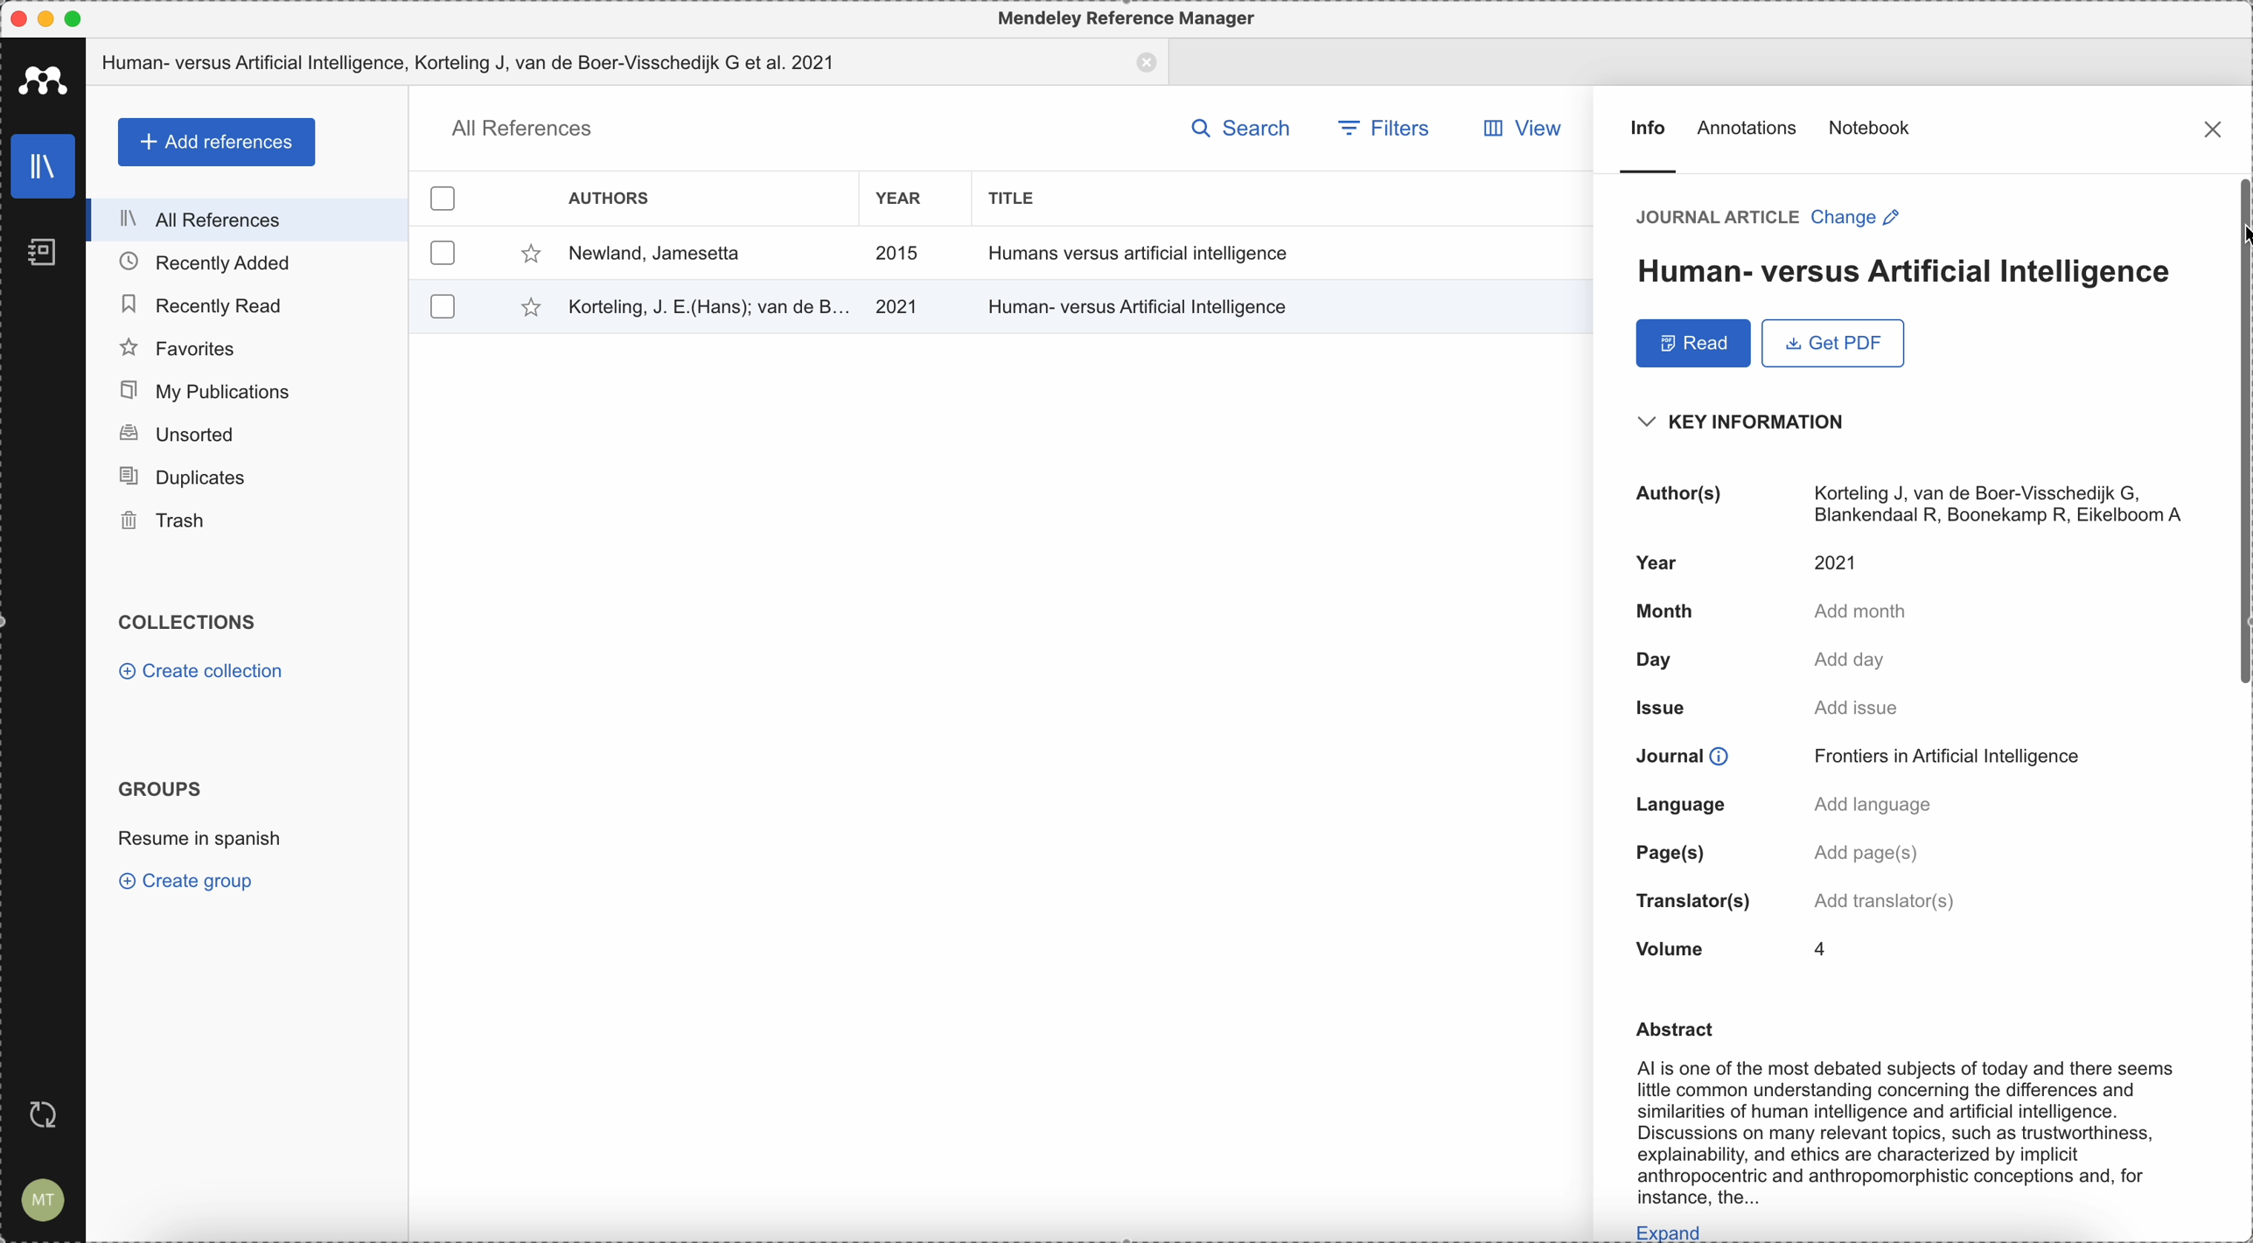 The image size is (2253, 1243). What do you see at coordinates (1713, 217) in the screenshot?
I see `journal article` at bounding box center [1713, 217].